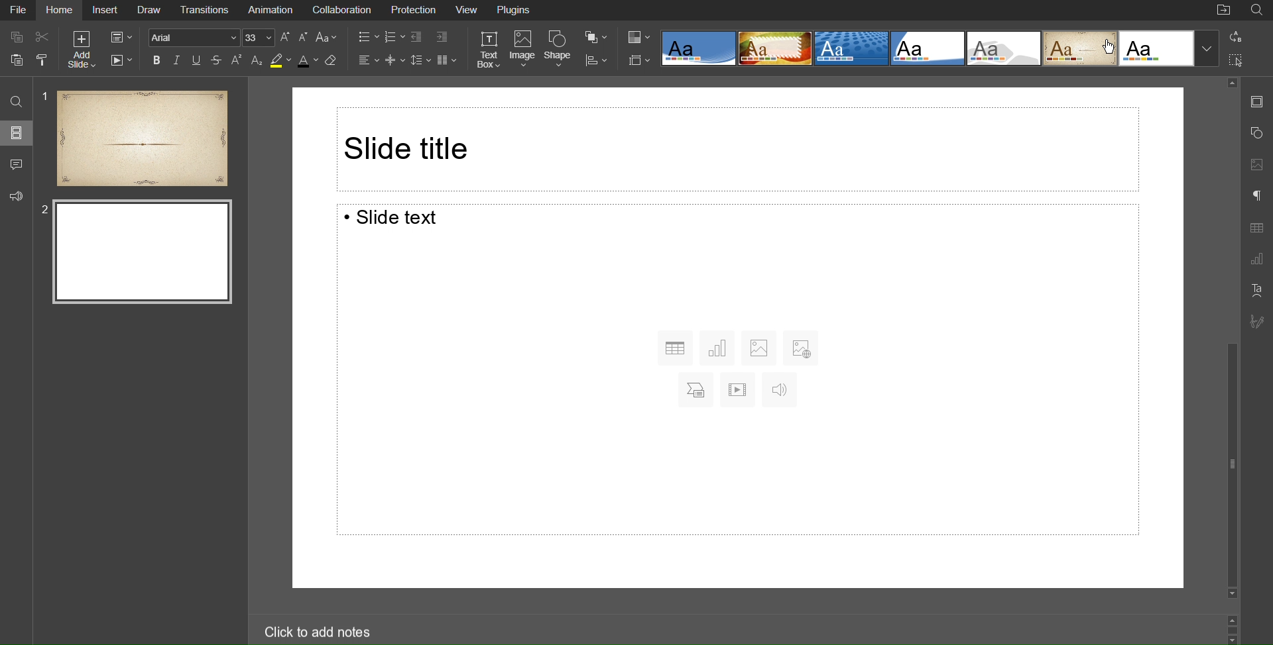  Describe the element at coordinates (1256, 290) in the screenshot. I see `Text Art` at that location.